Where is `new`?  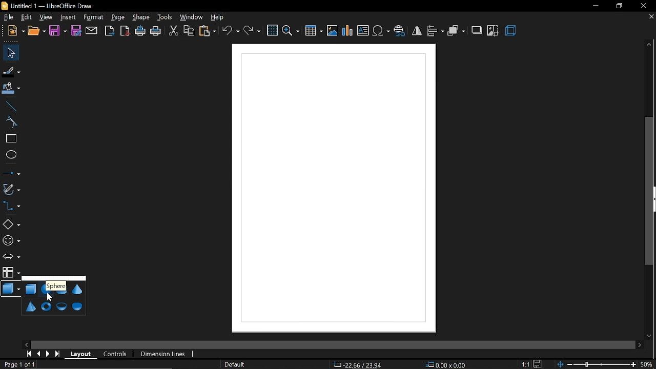
new is located at coordinates (15, 31).